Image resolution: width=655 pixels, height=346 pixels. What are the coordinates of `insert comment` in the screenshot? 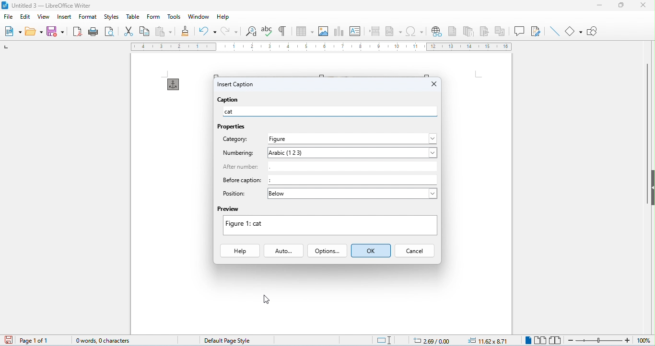 It's located at (520, 31).